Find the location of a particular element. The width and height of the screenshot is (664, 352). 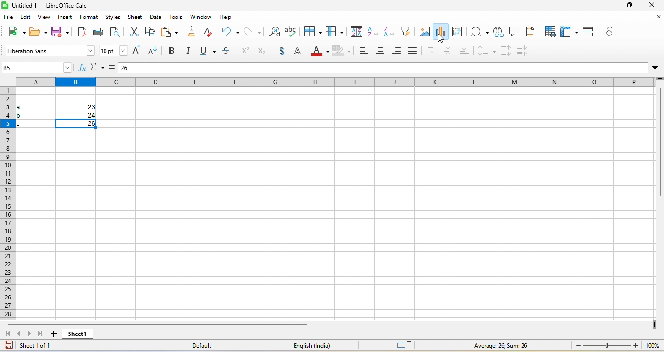

title is located at coordinates (47, 6).